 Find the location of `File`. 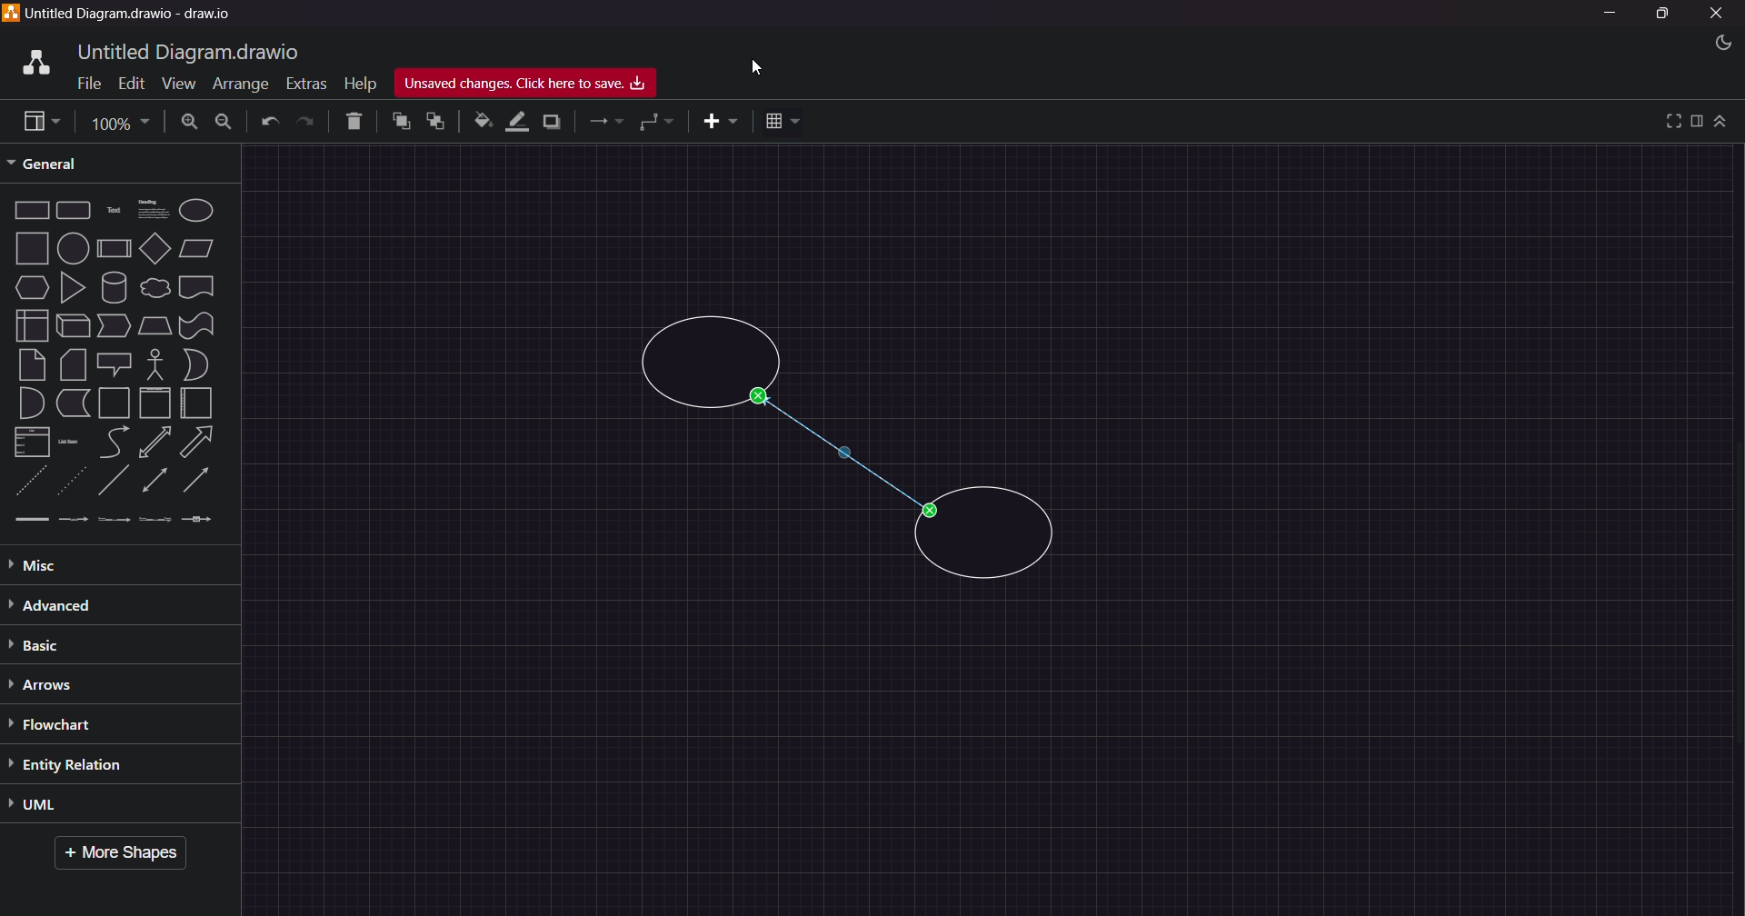

File is located at coordinates (85, 85).